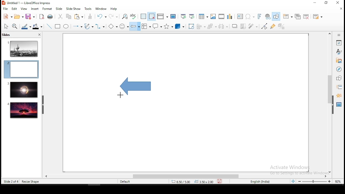 Image resolution: width=345 pixels, height=194 pixels. What do you see at coordinates (338, 35) in the screenshot?
I see `` at bounding box center [338, 35].